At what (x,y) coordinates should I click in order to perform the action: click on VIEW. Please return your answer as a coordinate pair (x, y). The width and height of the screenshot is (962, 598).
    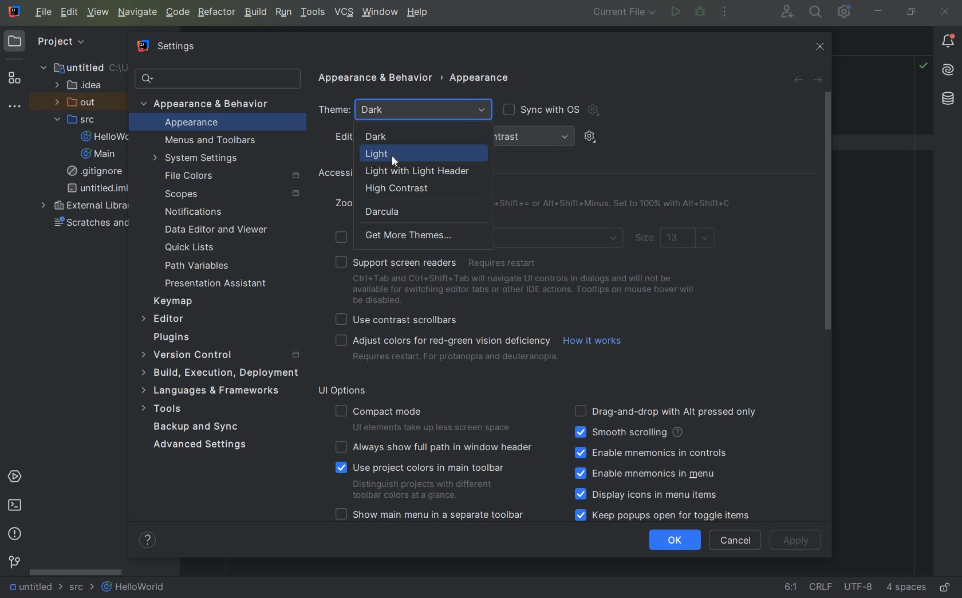
    Looking at the image, I should click on (98, 13).